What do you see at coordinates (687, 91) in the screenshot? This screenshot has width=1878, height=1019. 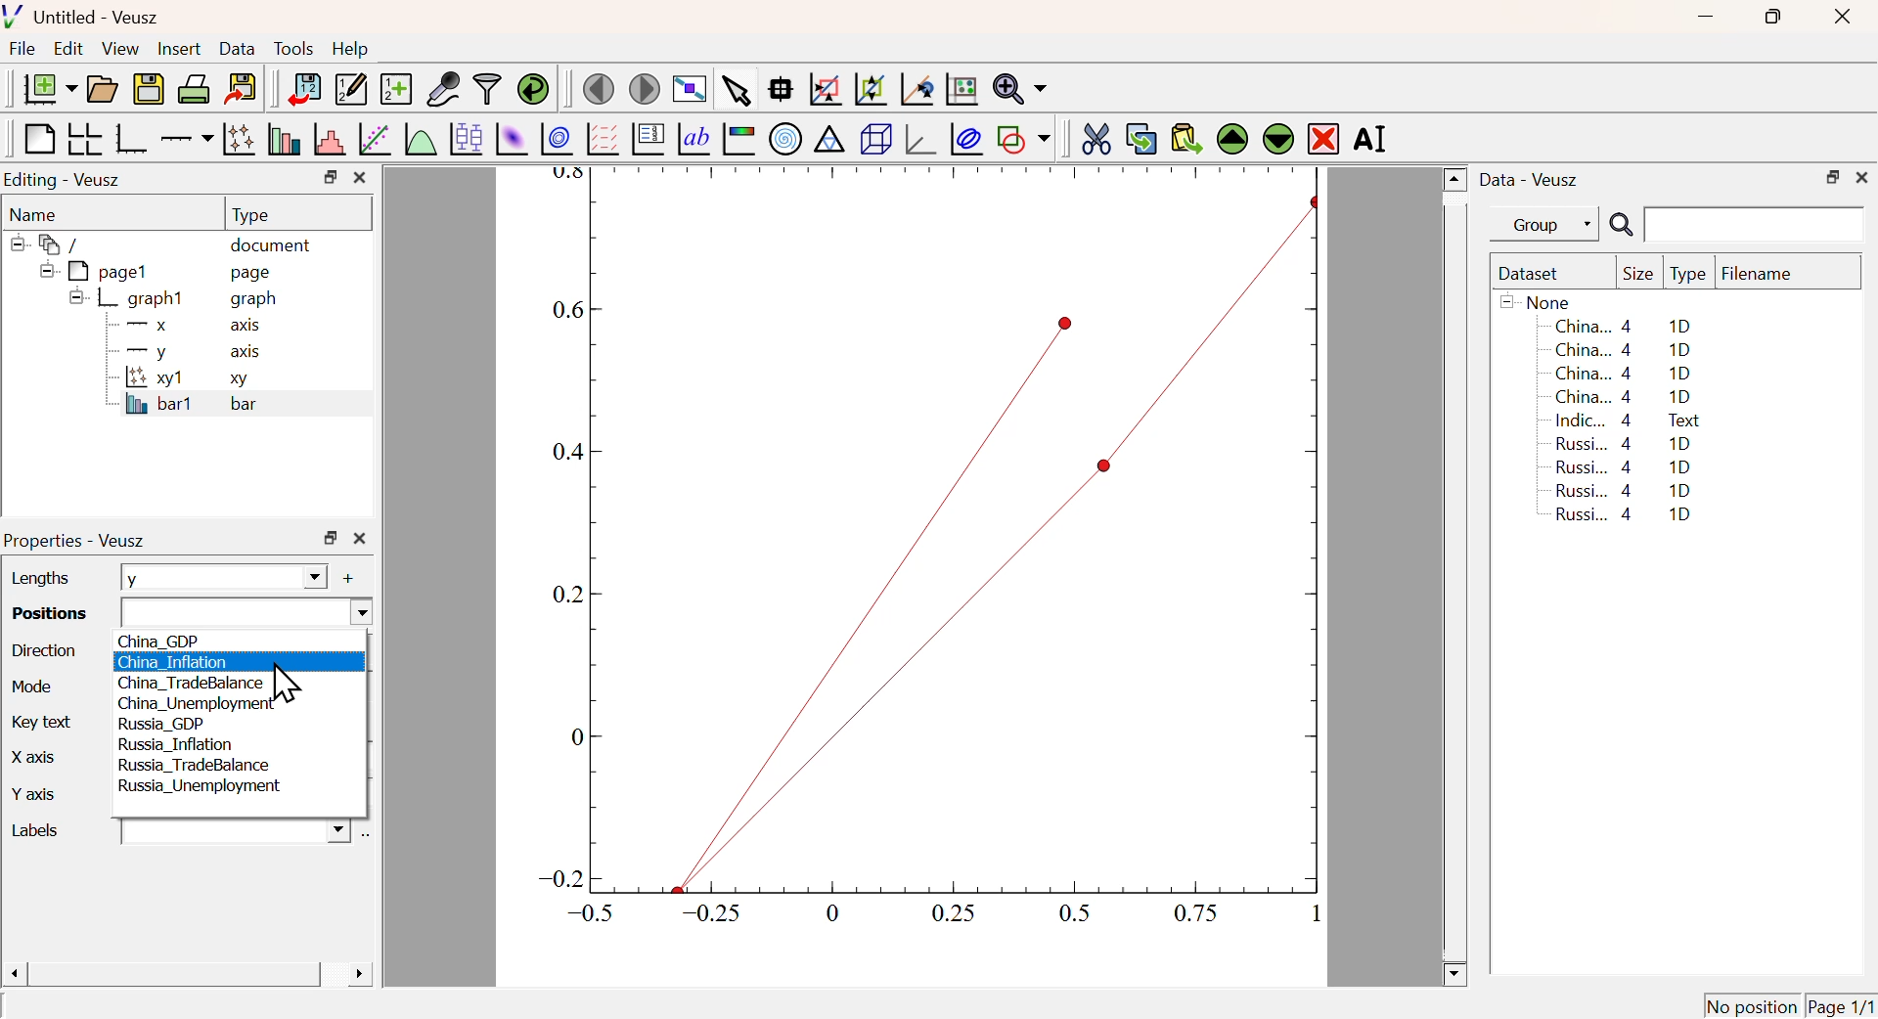 I see `View plot fullscreen` at bounding box center [687, 91].